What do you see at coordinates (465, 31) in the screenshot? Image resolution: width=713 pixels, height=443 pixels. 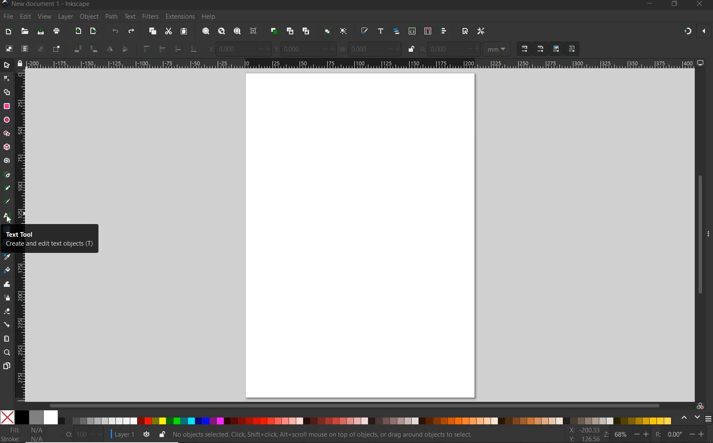 I see `open document properties` at bounding box center [465, 31].